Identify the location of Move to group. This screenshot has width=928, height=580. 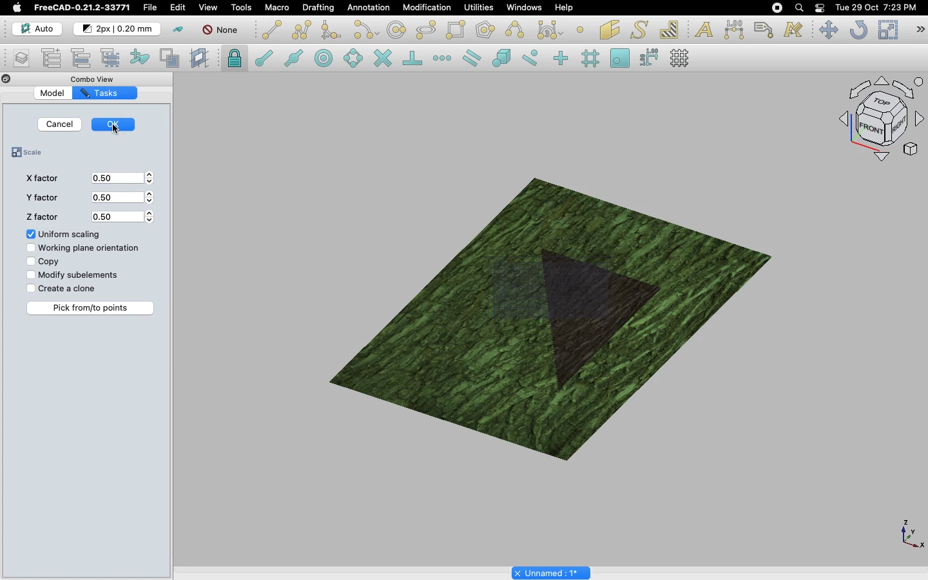
(82, 57).